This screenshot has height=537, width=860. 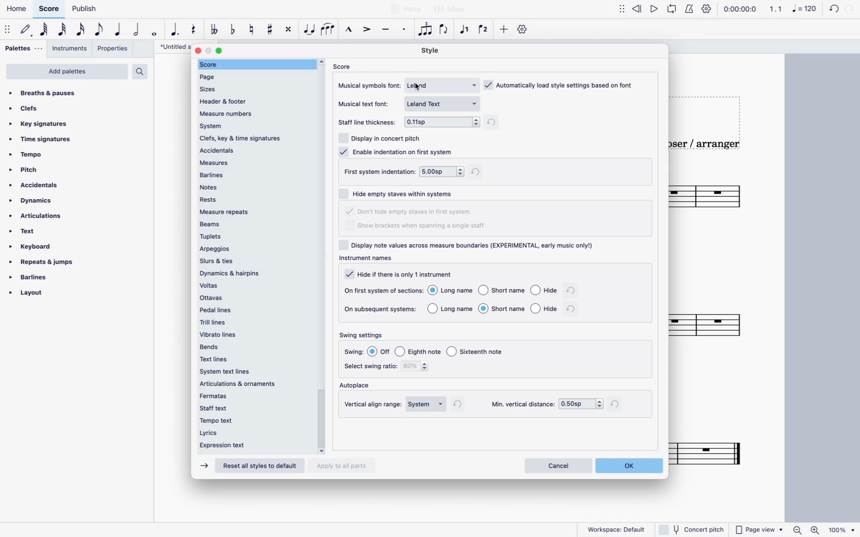 What do you see at coordinates (254, 212) in the screenshot?
I see `measure repeats` at bounding box center [254, 212].